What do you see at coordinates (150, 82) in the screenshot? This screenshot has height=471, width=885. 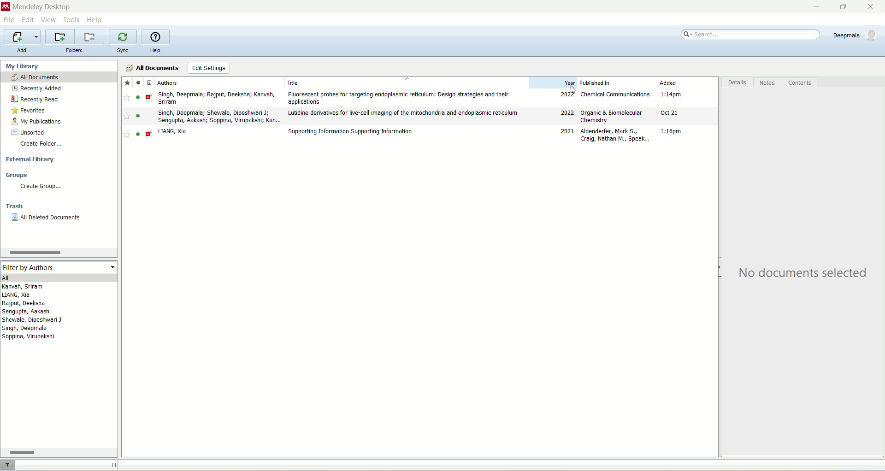 I see `Document type` at bounding box center [150, 82].